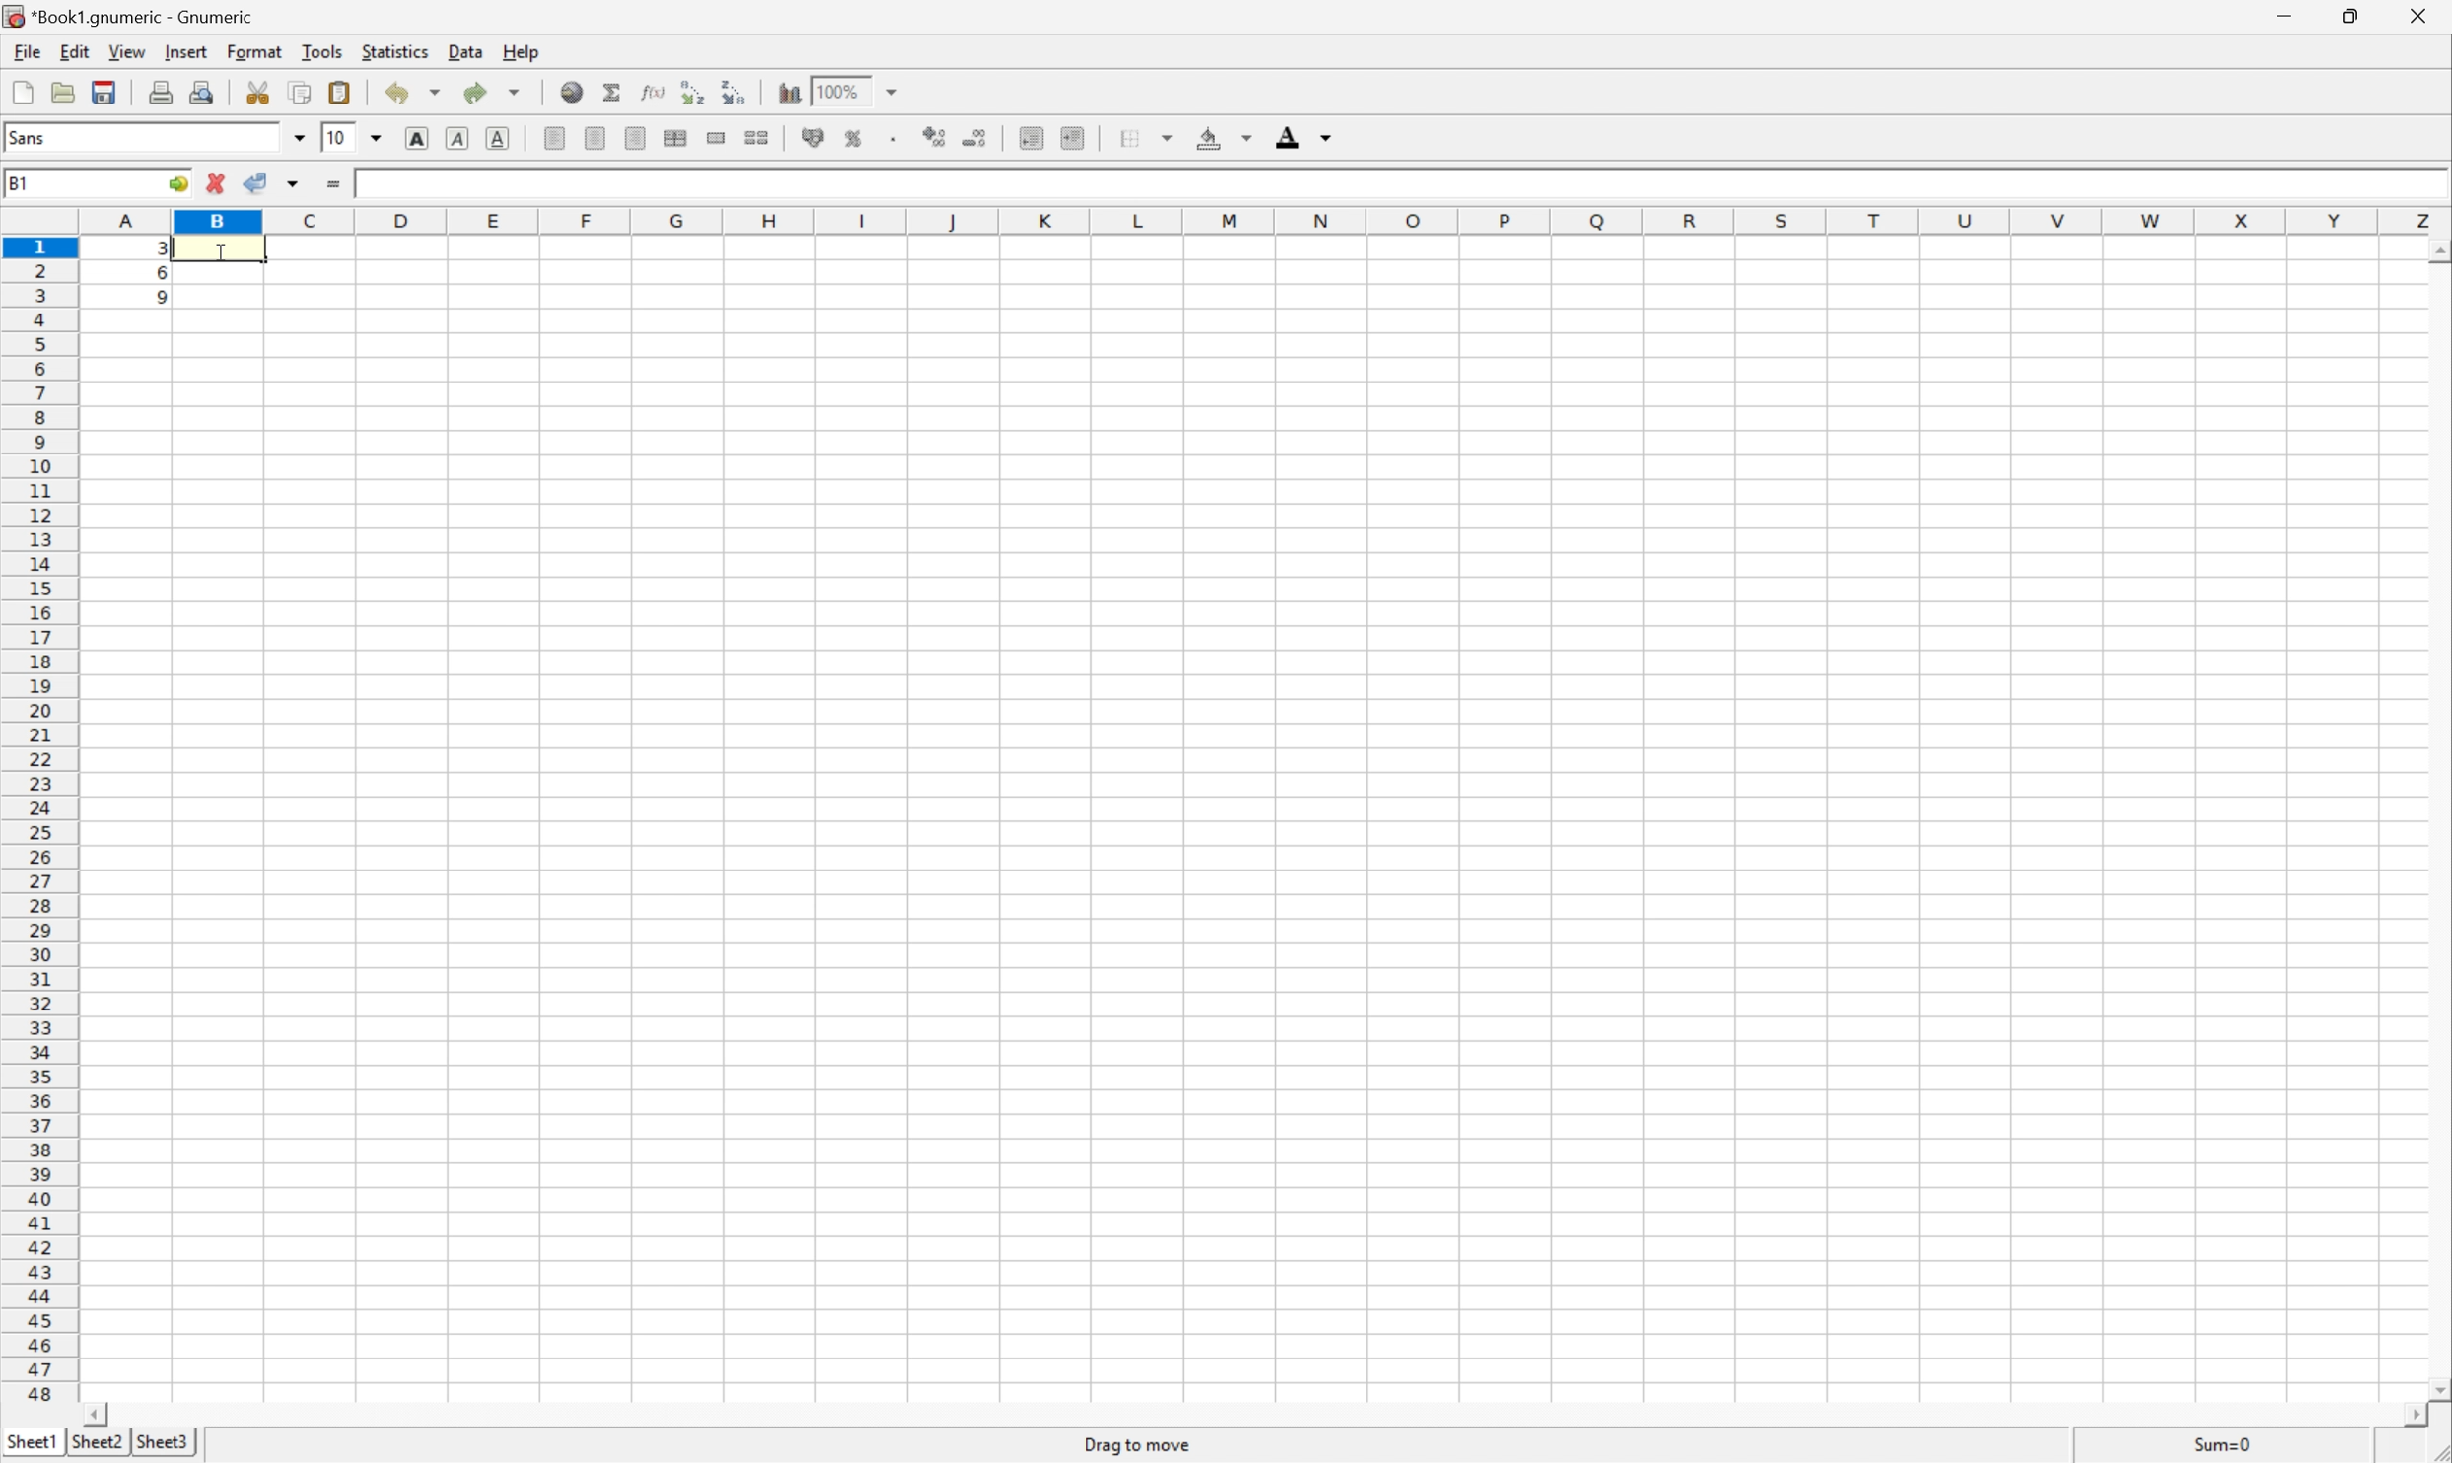 This screenshot has width=2452, height=1463. Describe the element at coordinates (652, 90) in the screenshot. I see `Edit a function in current cell` at that location.